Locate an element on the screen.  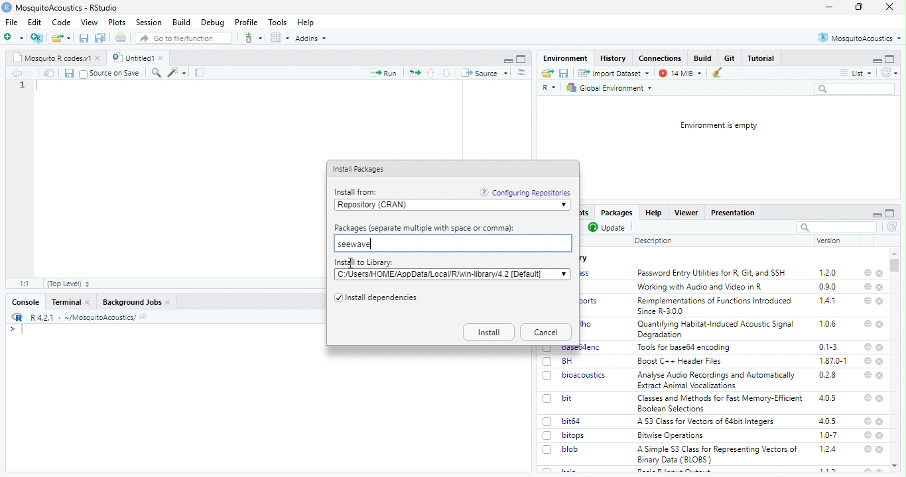
C:/Users/HOME/AppData/Local/R/win-library/4.2 [Default] is located at coordinates (443, 274).